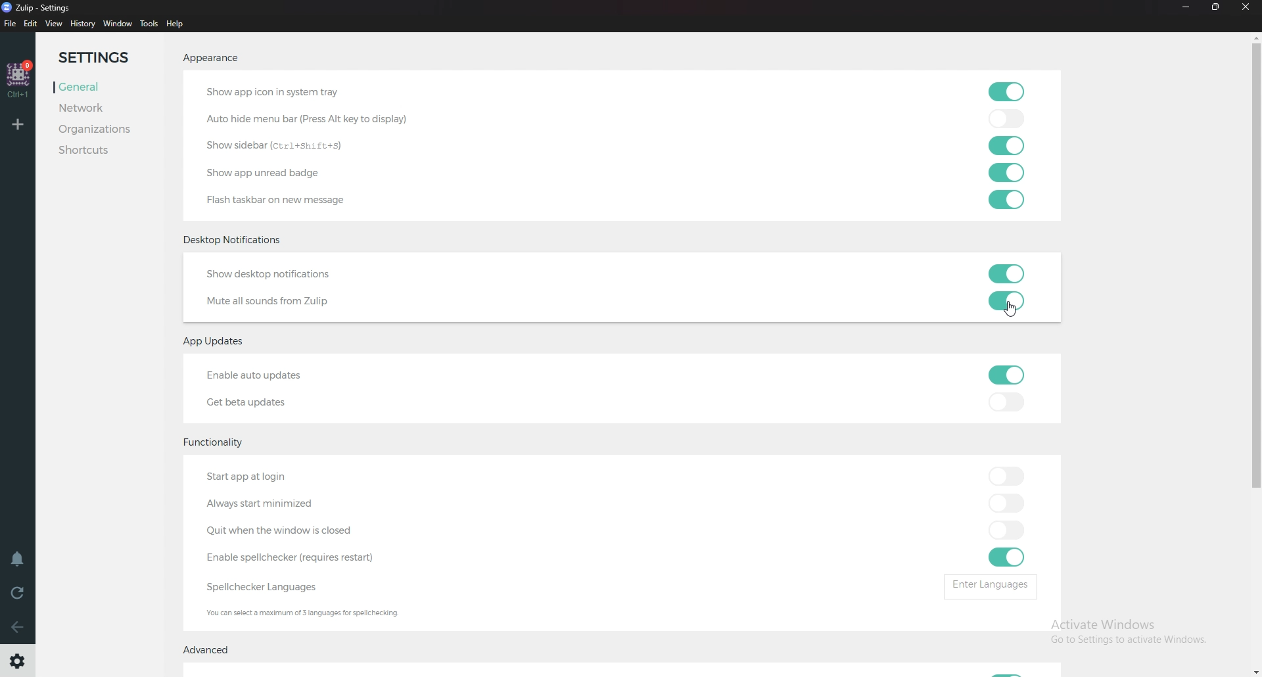  What do you see at coordinates (1004, 301) in the screenshot?
I see `toggle` at bounding box center [1004, 301].